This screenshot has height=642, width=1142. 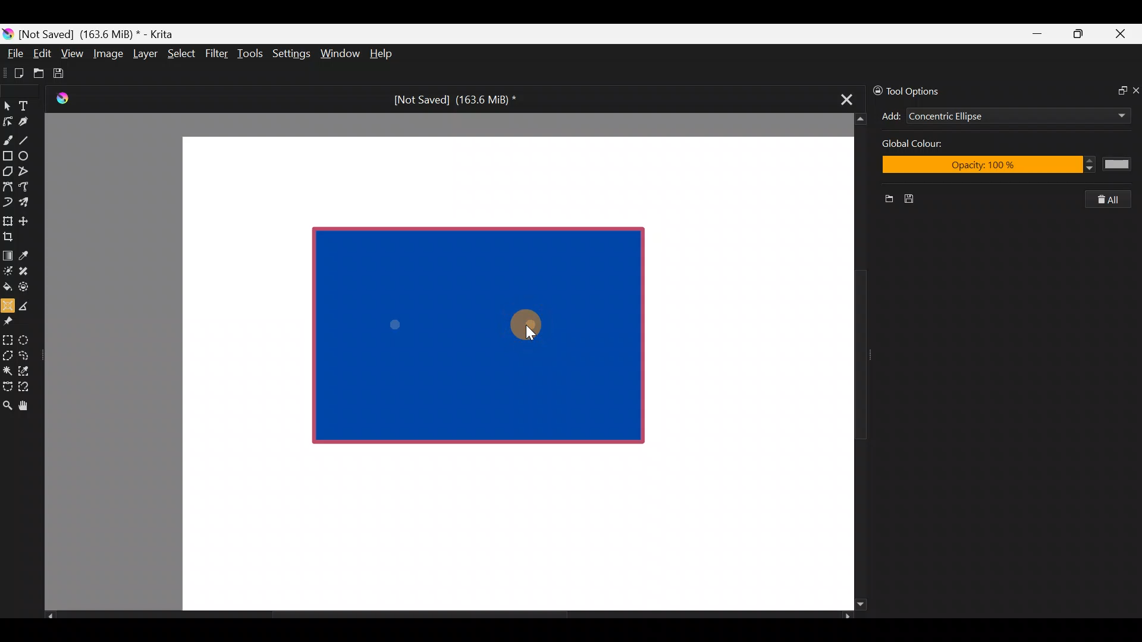 What do you see at coordinates (7, 302) in the screenshot?
I see `Assistant tool` at bounding box center [7, 302].